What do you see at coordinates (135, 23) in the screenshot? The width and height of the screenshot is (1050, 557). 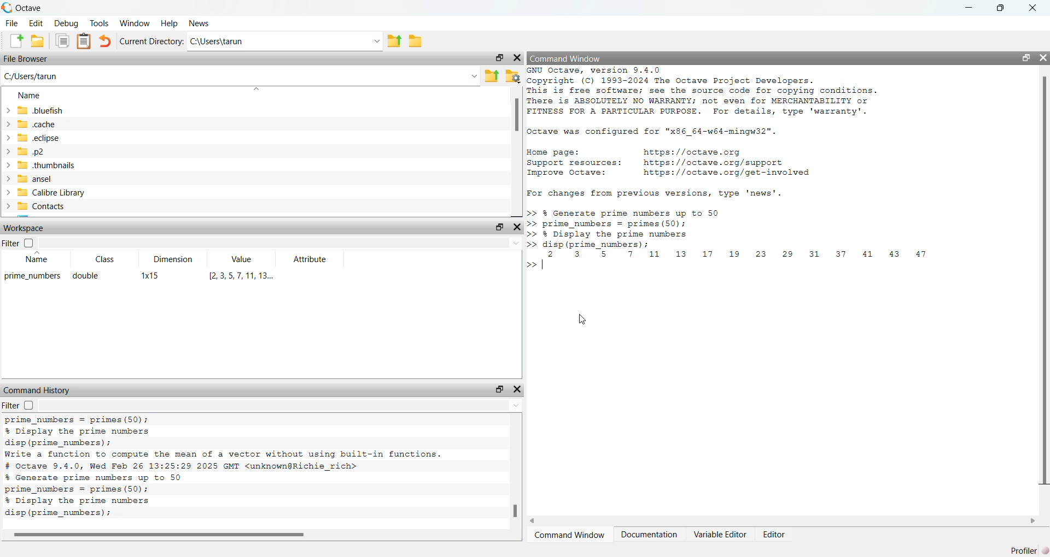 I see `window` at bounding box center [135, 23].